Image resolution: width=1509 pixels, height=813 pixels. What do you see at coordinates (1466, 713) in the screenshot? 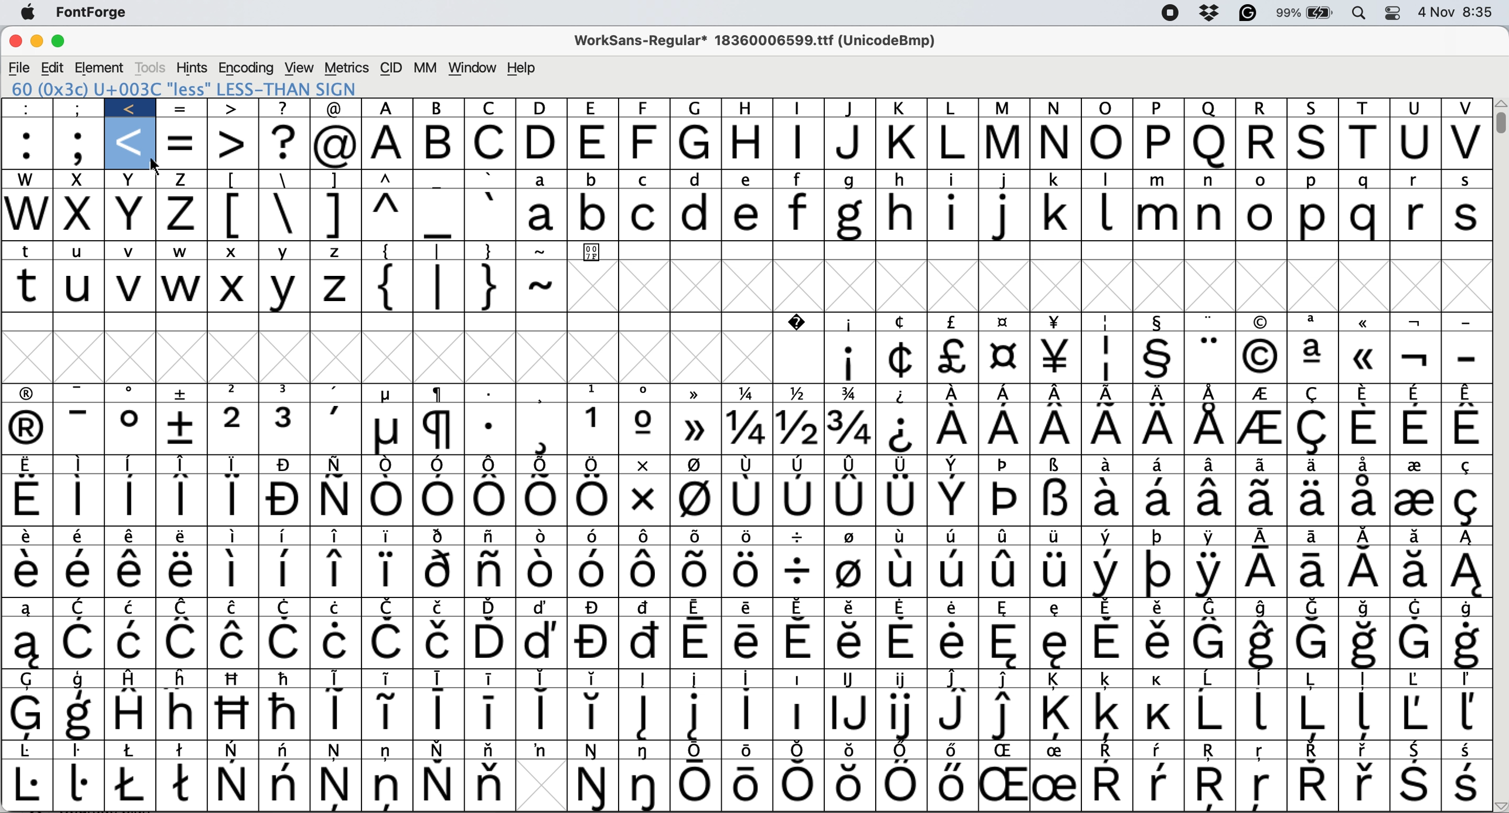
I see `Symbol` at bounding box center [1466, 713].